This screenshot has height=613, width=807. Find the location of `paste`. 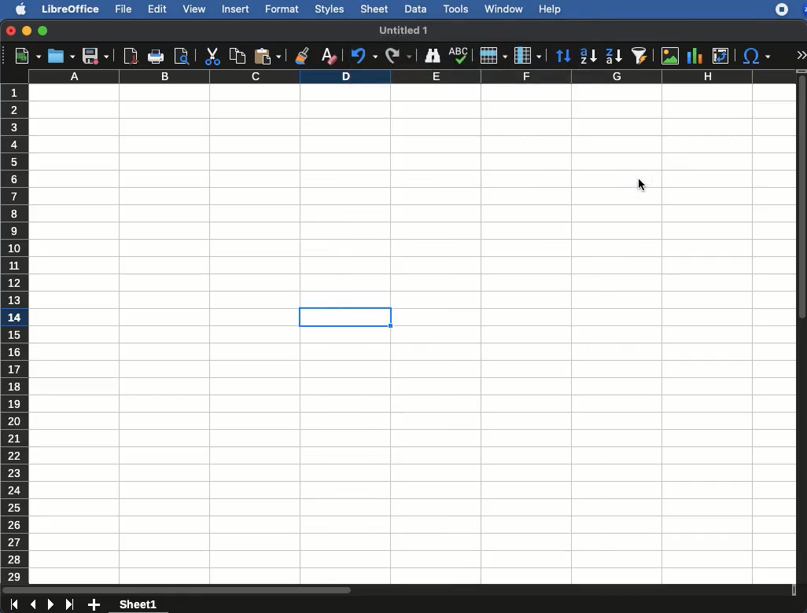

paste is located at coordinates (270, 55).